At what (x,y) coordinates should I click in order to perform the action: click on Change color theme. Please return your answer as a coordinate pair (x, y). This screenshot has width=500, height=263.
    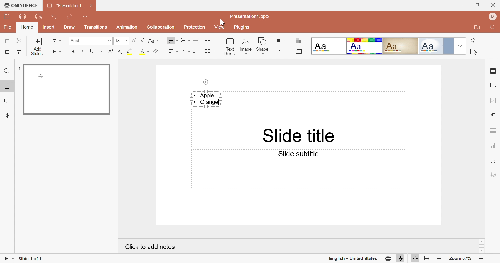
    Looking at the image, I should click on (301, 41).